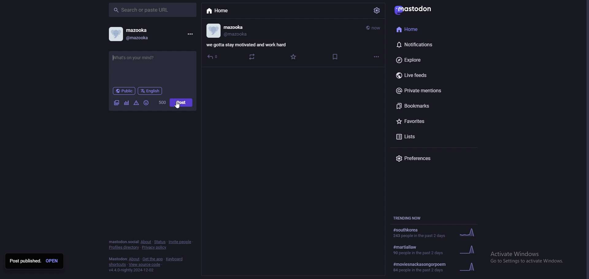 Image resolution: width=589 pixels, height=279 pixels. Describe the element at coordinates (440, 249) in the screenshot. I see `trending` at that location.